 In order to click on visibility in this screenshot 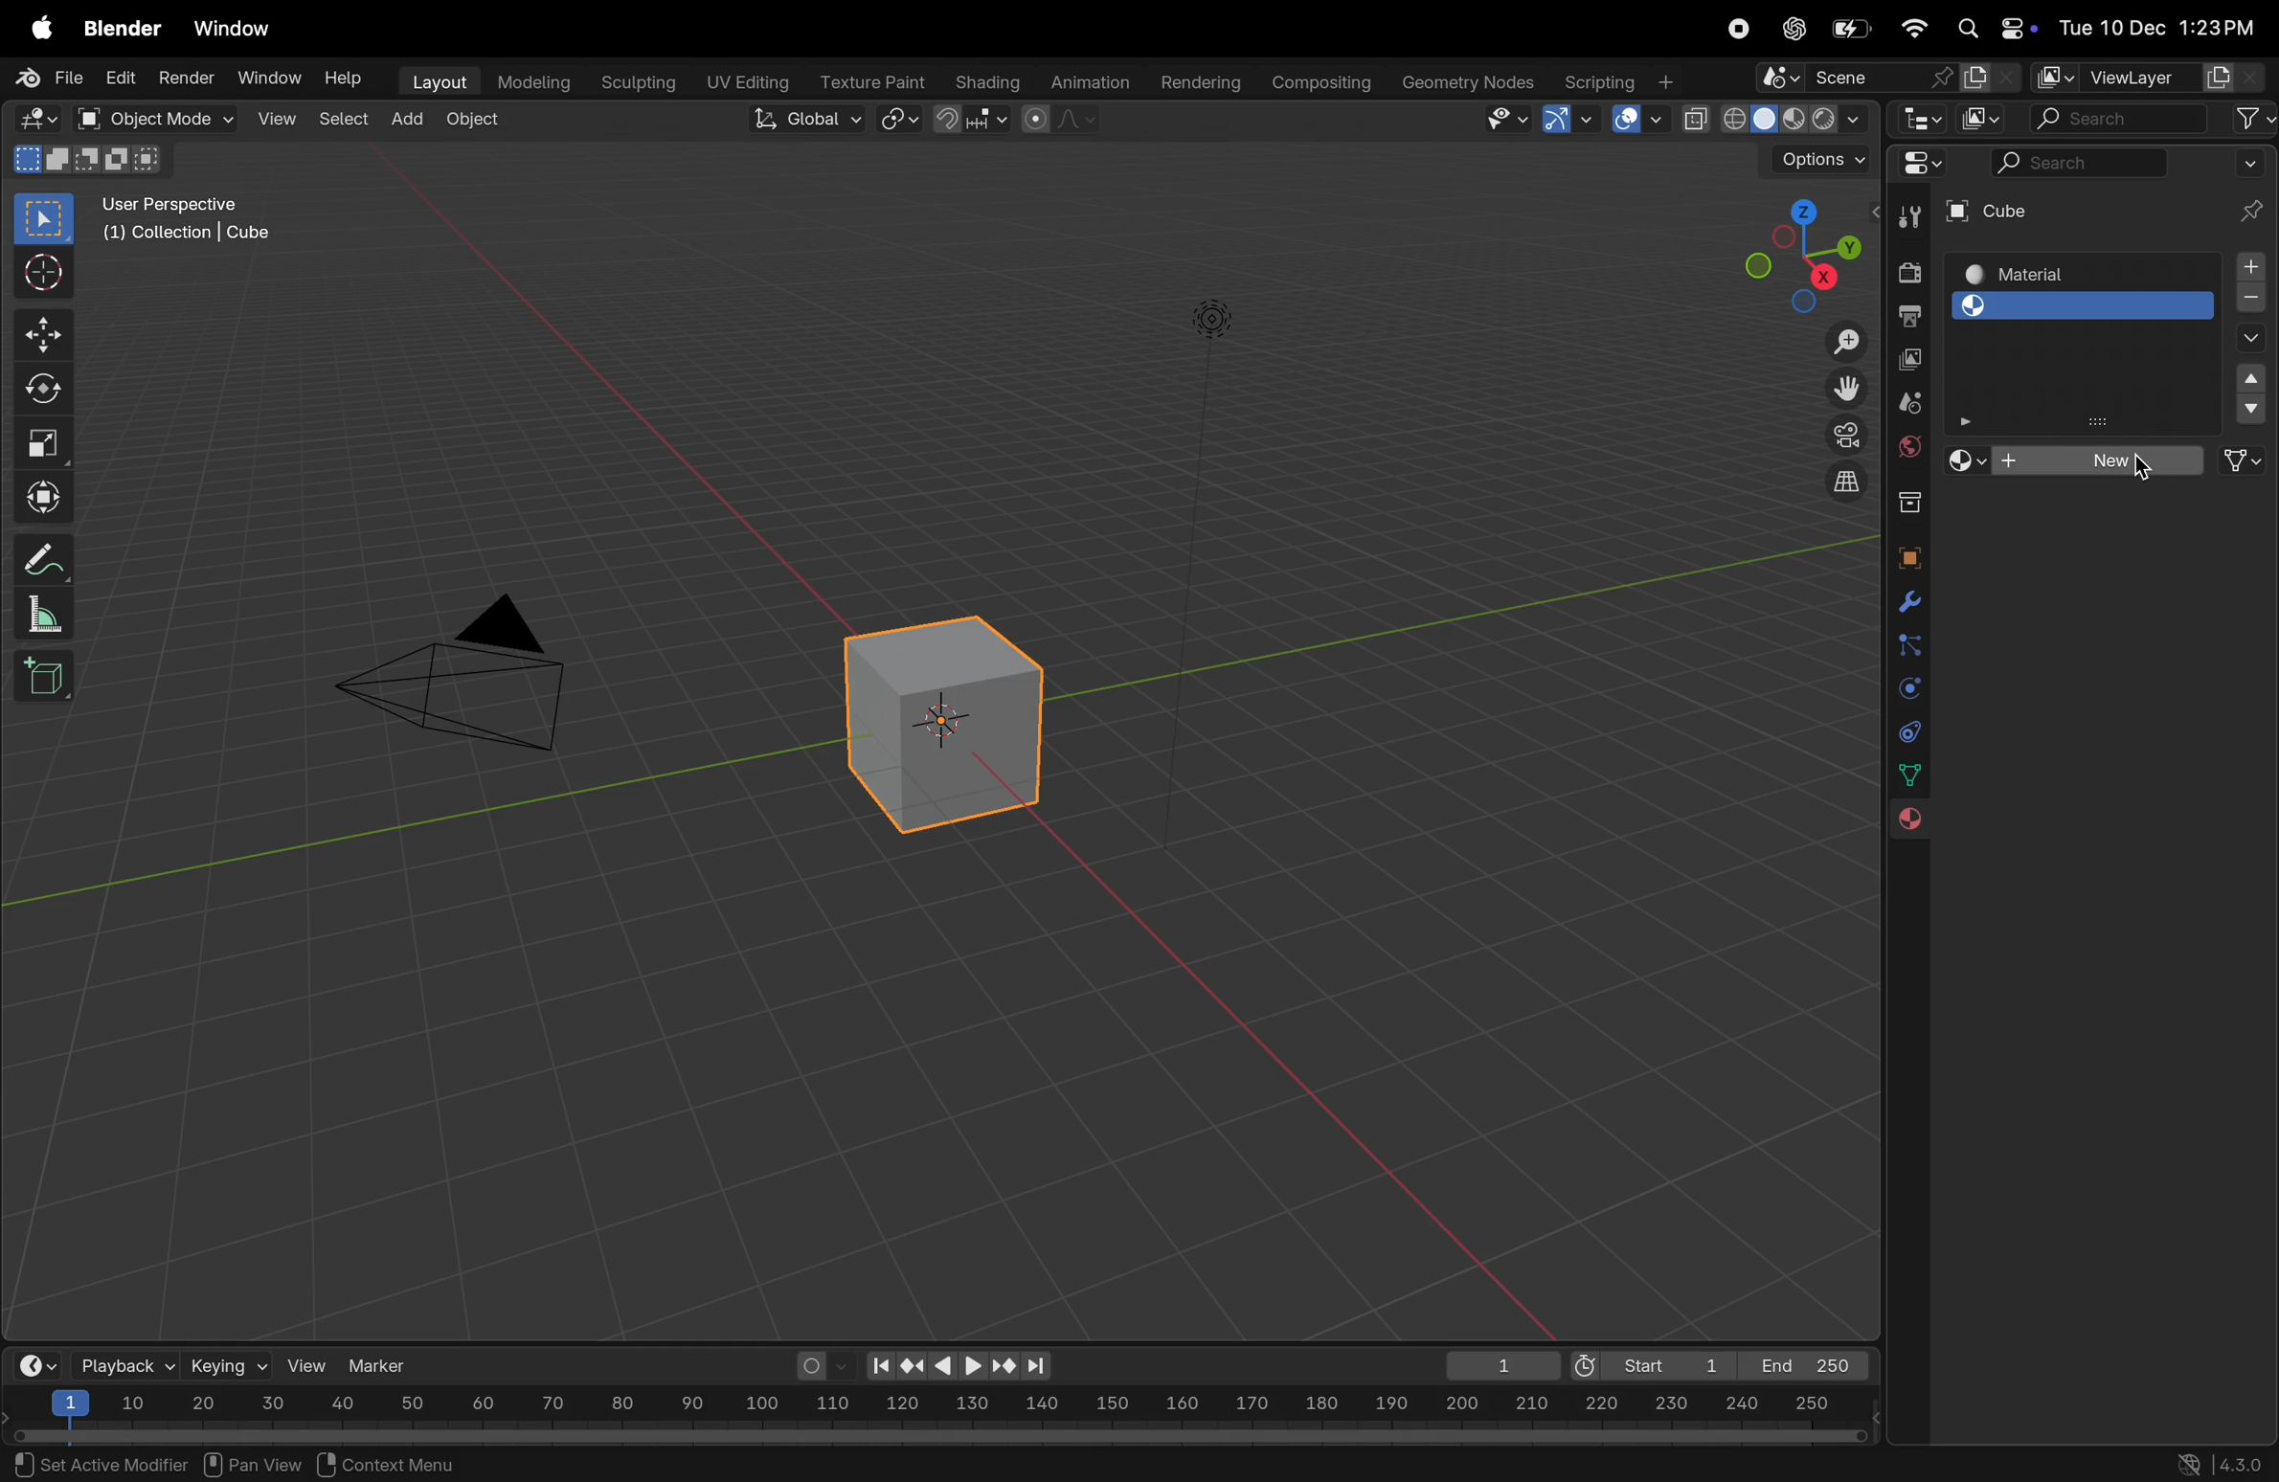, I will do `click(1503, 121)`.